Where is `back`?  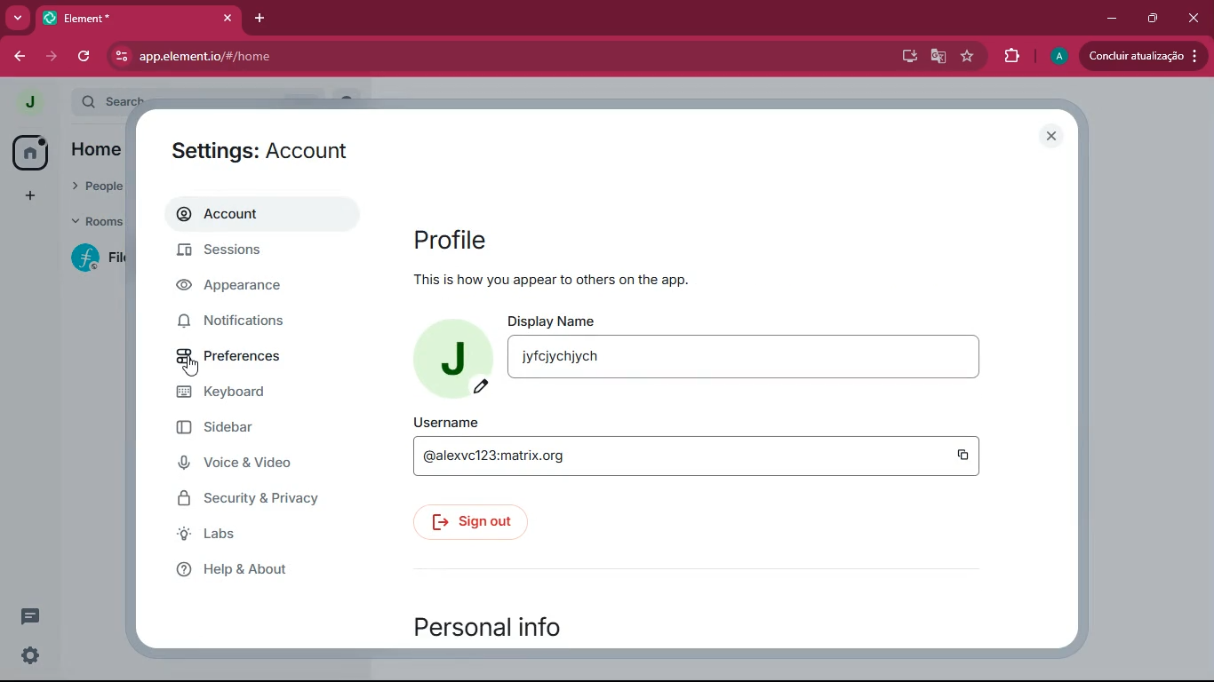 back is located at coordinates (14, 58).